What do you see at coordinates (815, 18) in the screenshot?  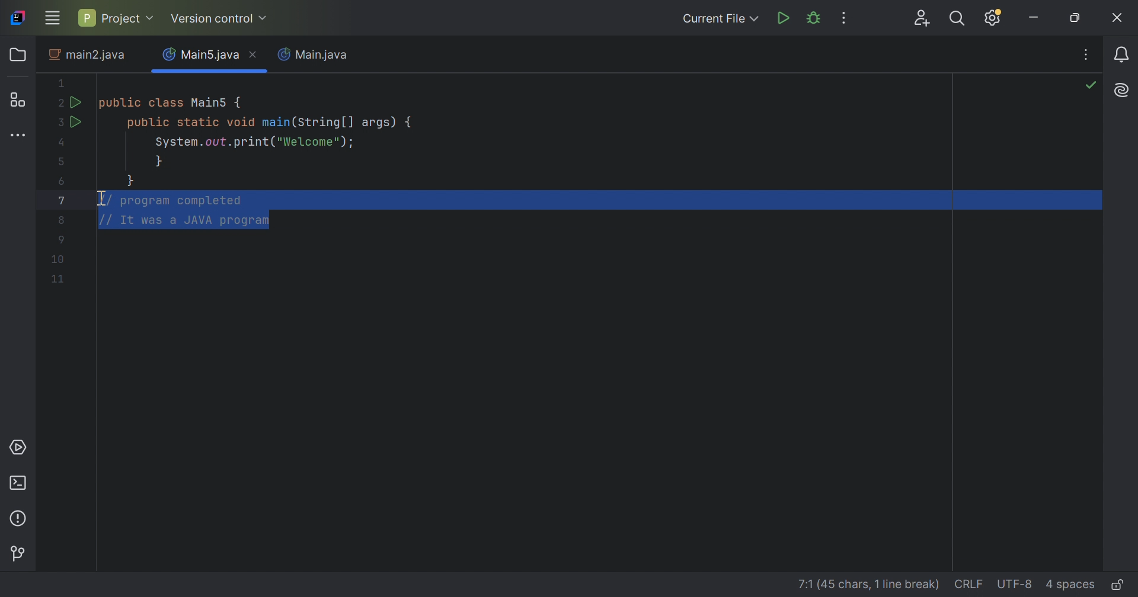 I see `Debug` at bounding box center [815, 18].